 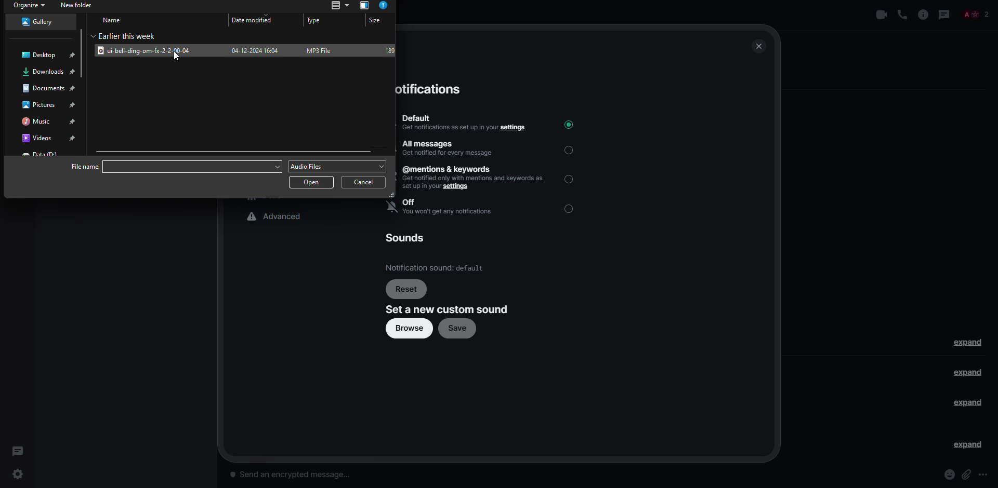 I want to click on book view, so click(x=363, y=6).